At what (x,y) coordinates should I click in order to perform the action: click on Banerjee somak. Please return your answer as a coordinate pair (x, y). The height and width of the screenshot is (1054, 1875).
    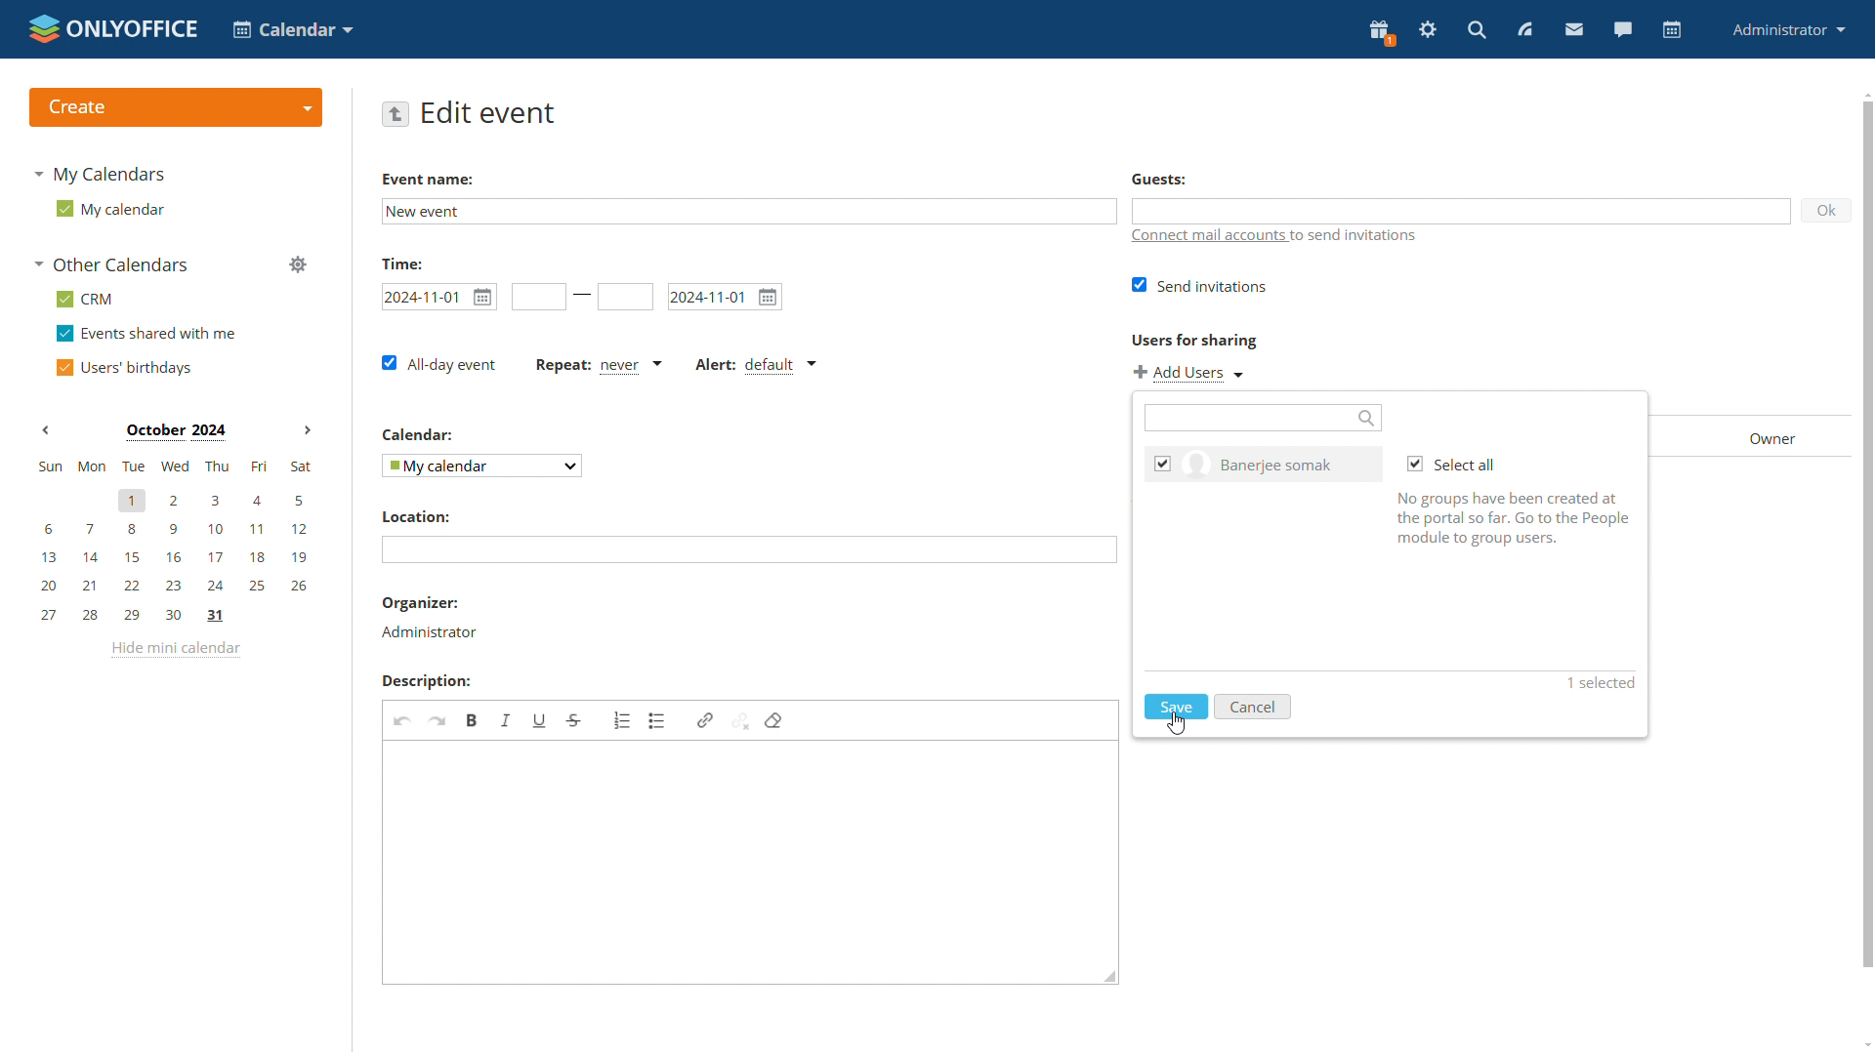
    Looking at the image, I should click on (1283, 464).